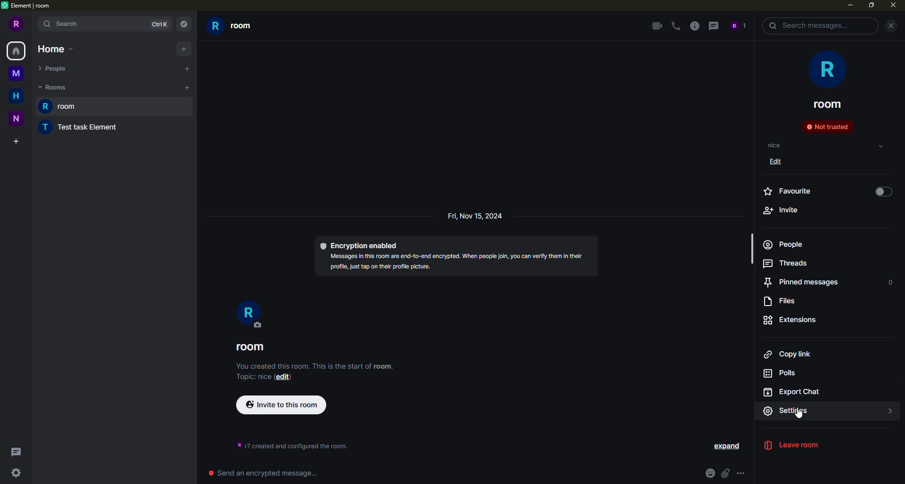  I want to click on text, so click(288, 443).